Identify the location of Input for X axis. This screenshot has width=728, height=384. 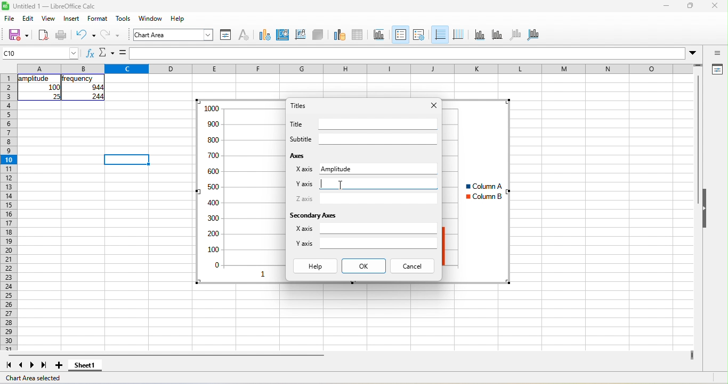
(395, 168).